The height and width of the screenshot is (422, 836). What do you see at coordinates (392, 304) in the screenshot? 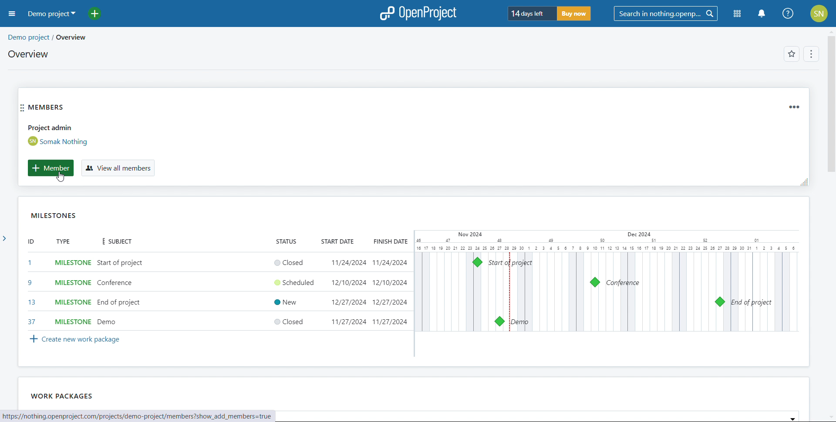
I see `12/27/2024` at bounding box center [392, 304].